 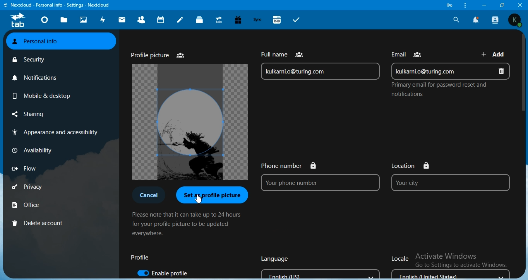 I want to click on locale, so click(x=448, y=264).